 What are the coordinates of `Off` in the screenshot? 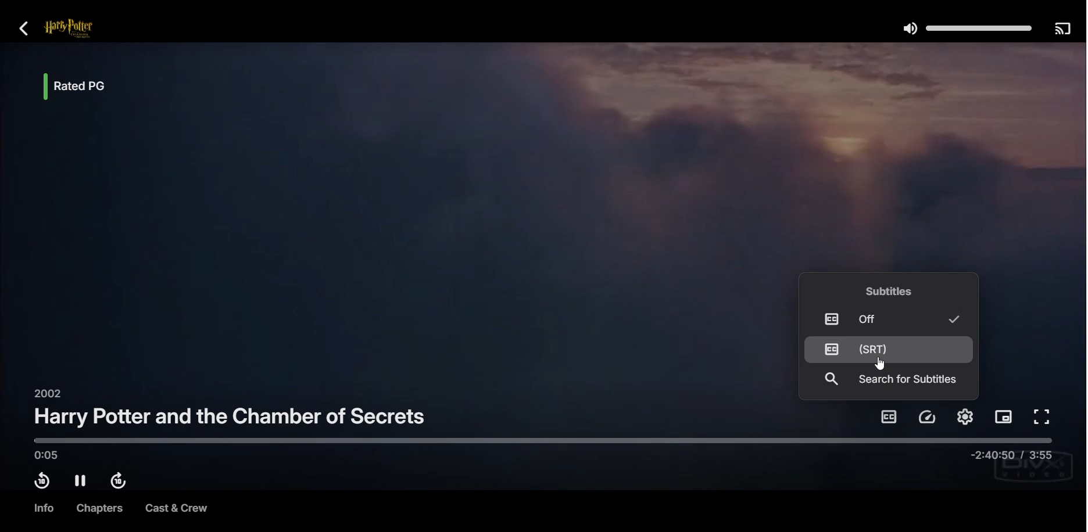 It's located at (886, 318).